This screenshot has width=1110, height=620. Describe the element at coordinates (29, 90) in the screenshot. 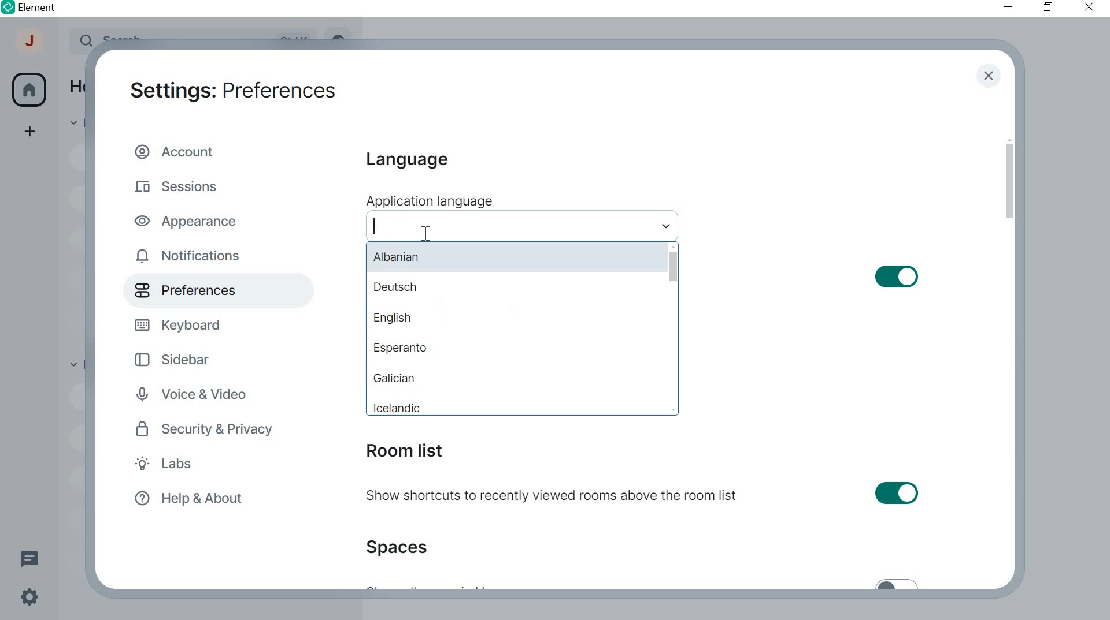

I see `home` at that location.